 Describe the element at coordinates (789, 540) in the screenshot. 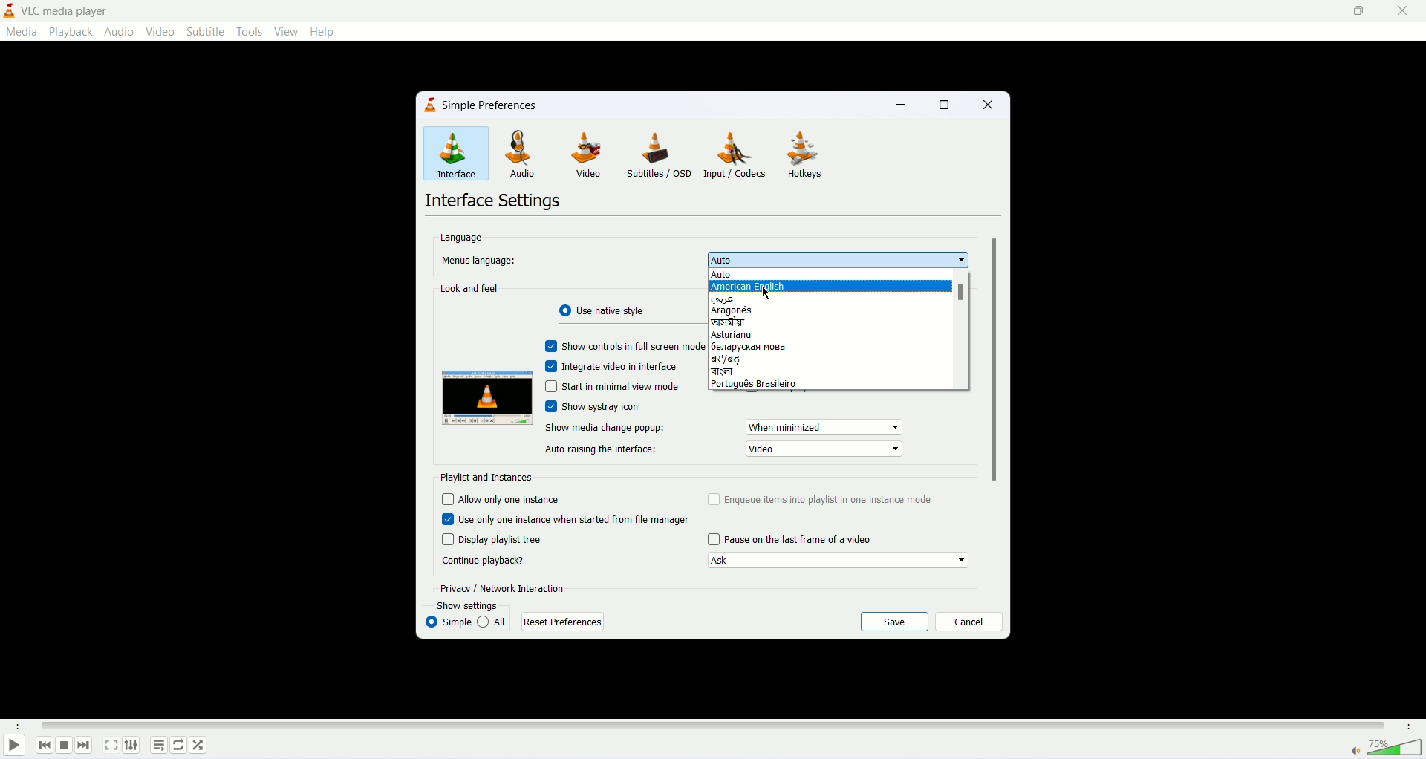

I see `pause on last frame of video` at that location.